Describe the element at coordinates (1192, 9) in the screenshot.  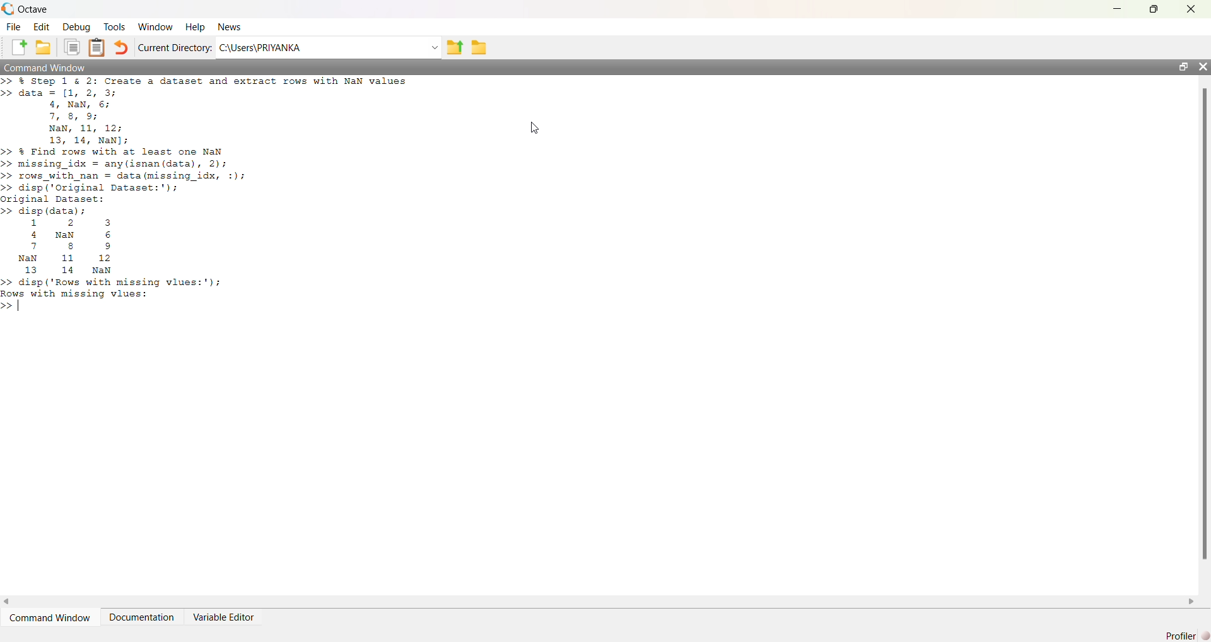
I see `close` at that location.